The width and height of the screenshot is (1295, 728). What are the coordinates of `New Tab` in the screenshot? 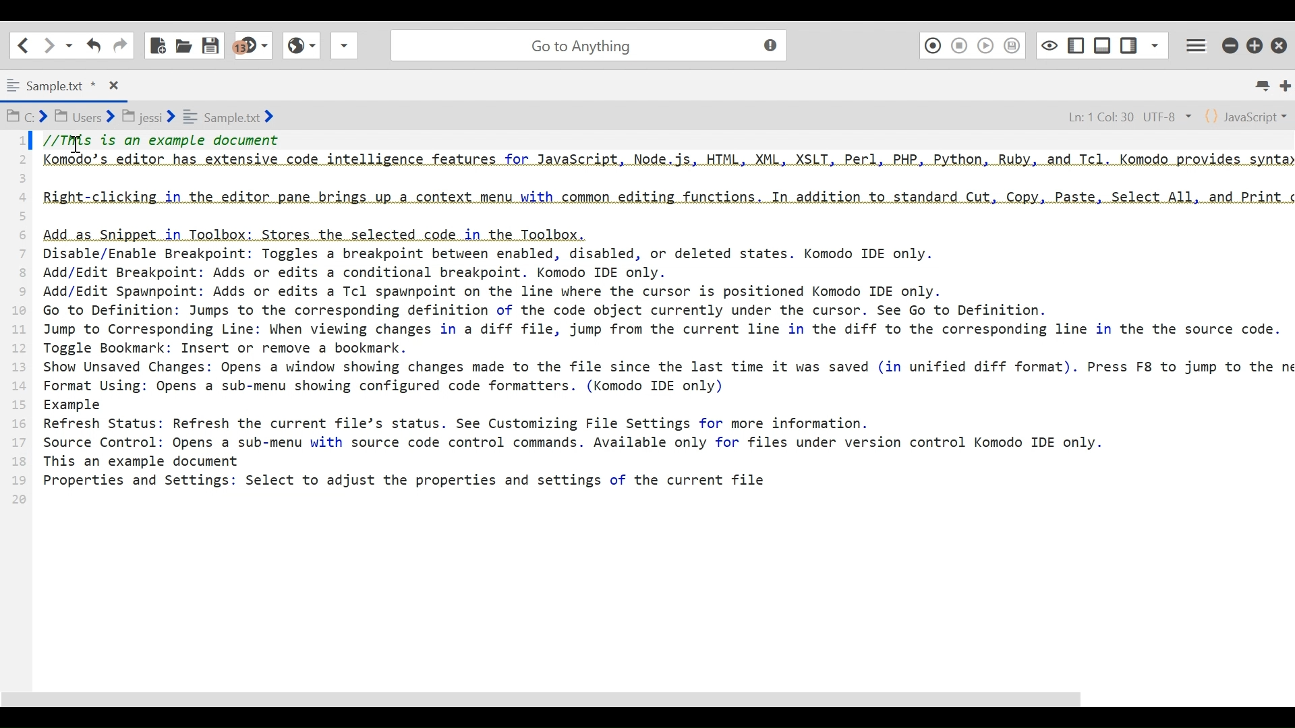 It's located at (1285, 85).